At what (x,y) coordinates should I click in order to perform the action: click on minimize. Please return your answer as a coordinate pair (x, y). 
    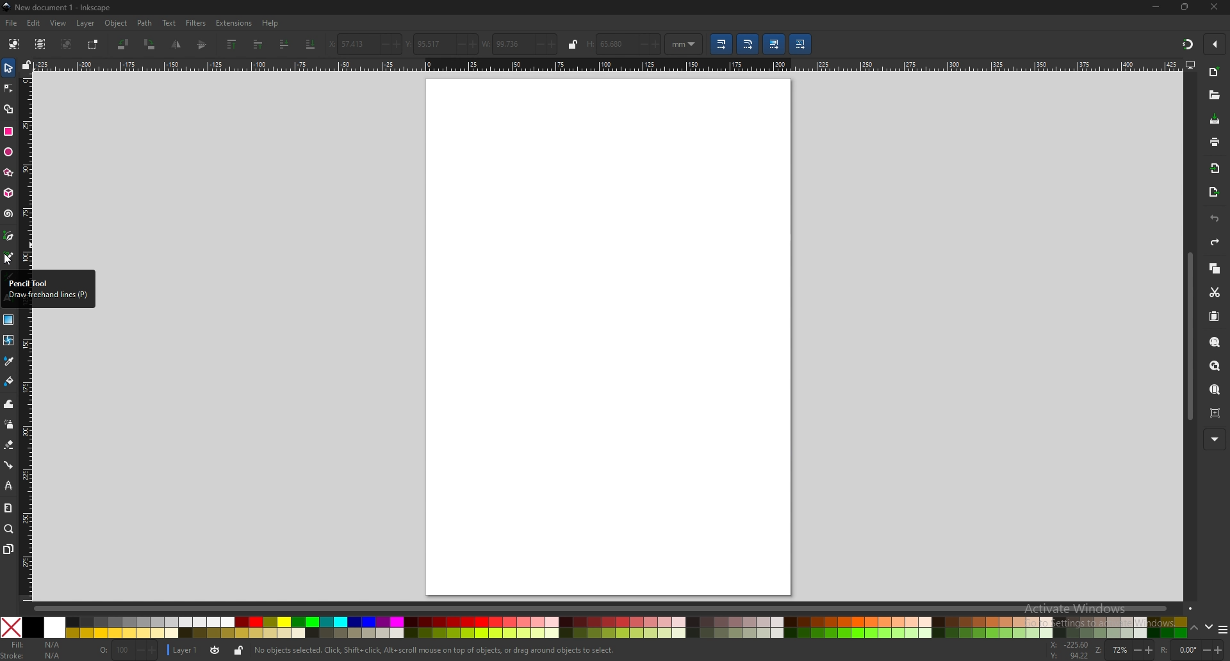
    Looking at the image, I should click on (1155, 8).